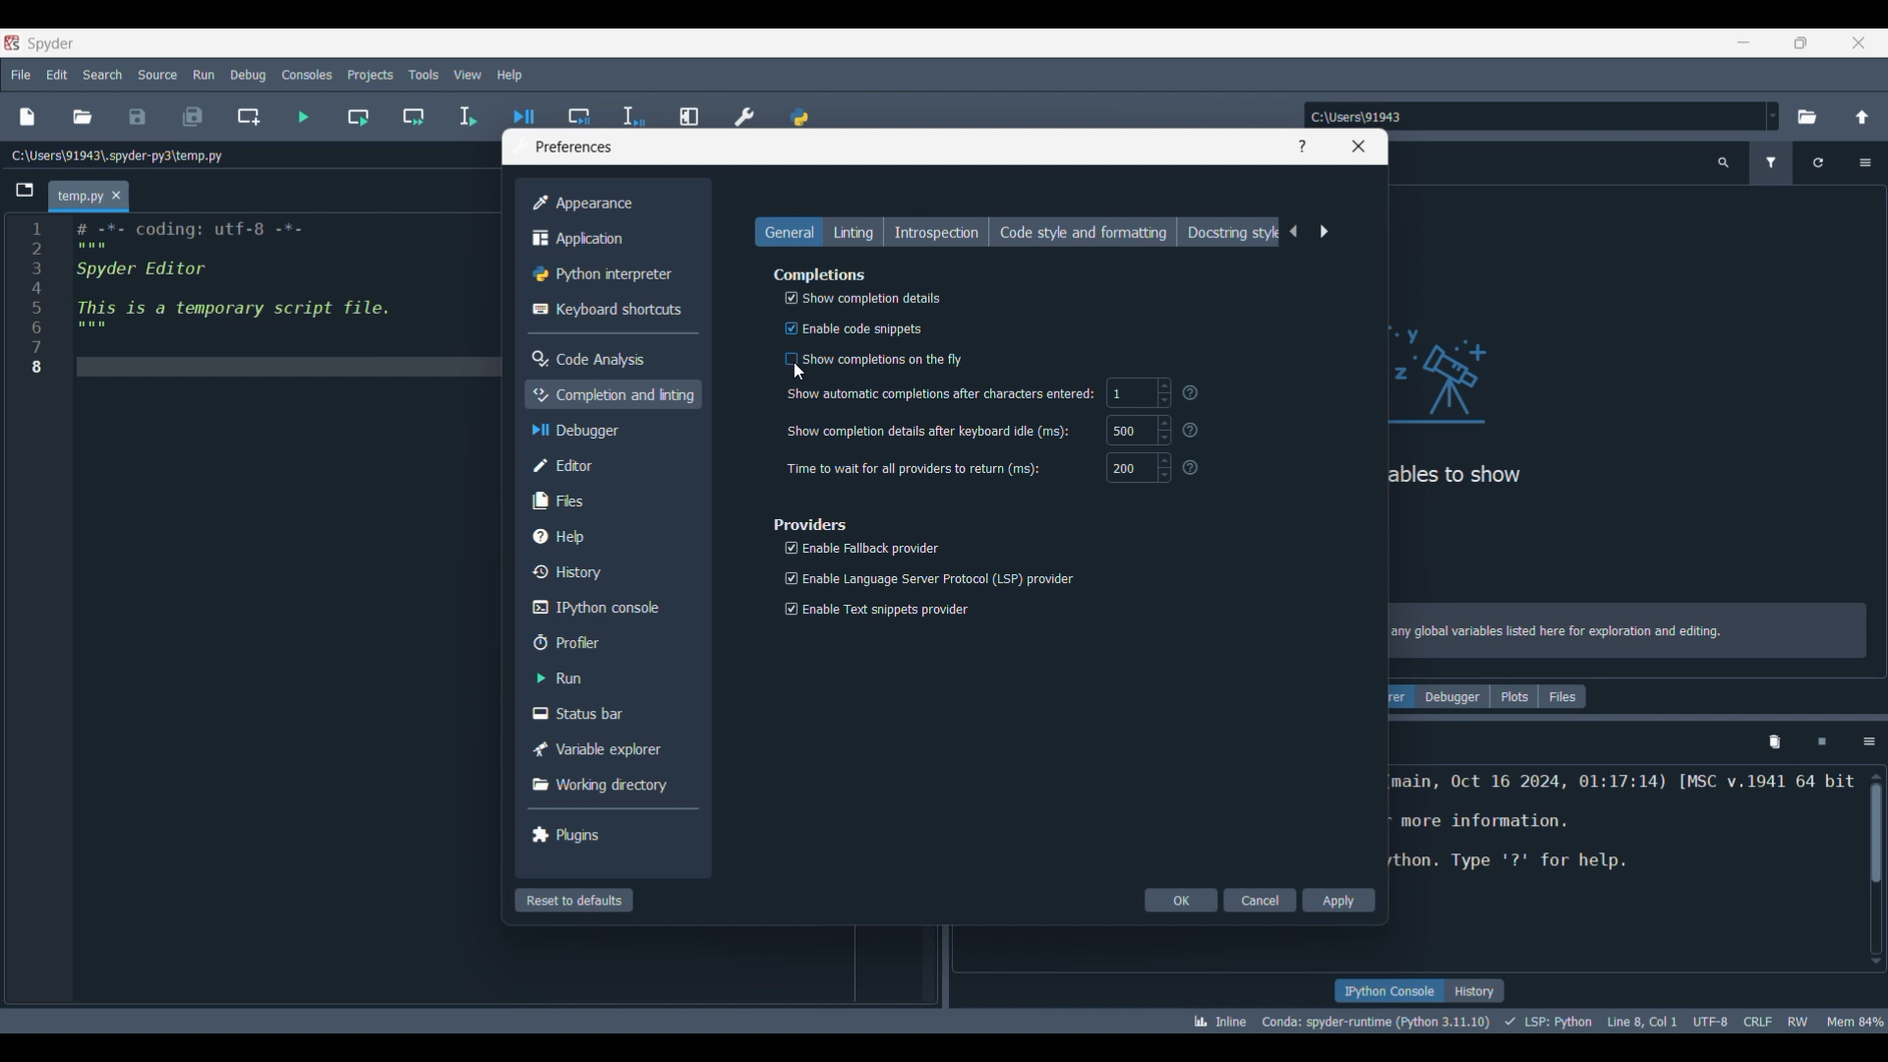  What do you see at coordinates (611, 571) in the screenshot?
I see `History` at bounding box center [611, 571].